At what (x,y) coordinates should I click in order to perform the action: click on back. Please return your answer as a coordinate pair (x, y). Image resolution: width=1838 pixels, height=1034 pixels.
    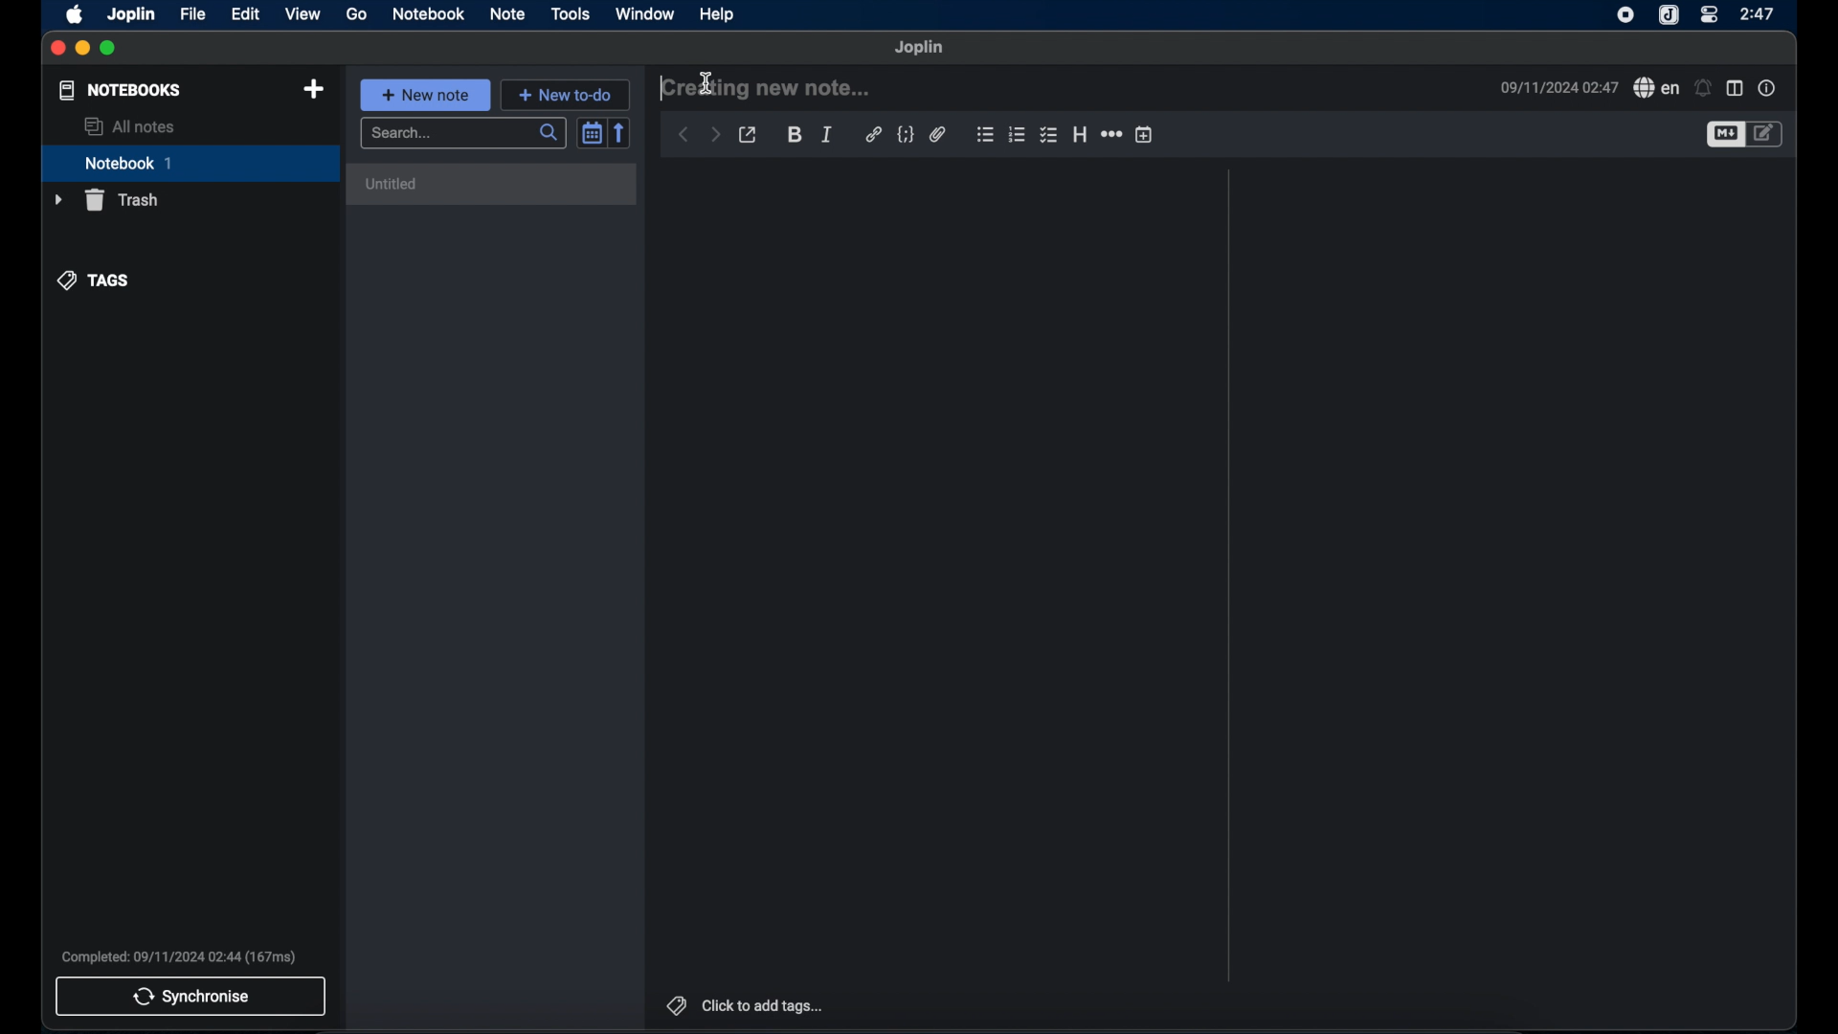
    Looking at the image, I should click on (684, 136).